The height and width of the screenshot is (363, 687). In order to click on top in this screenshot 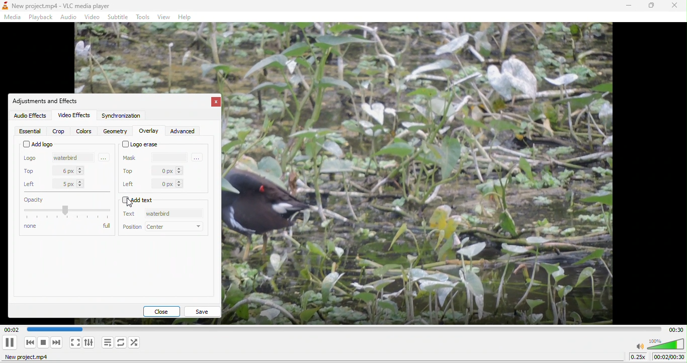, I will do `click(129, 171)`.